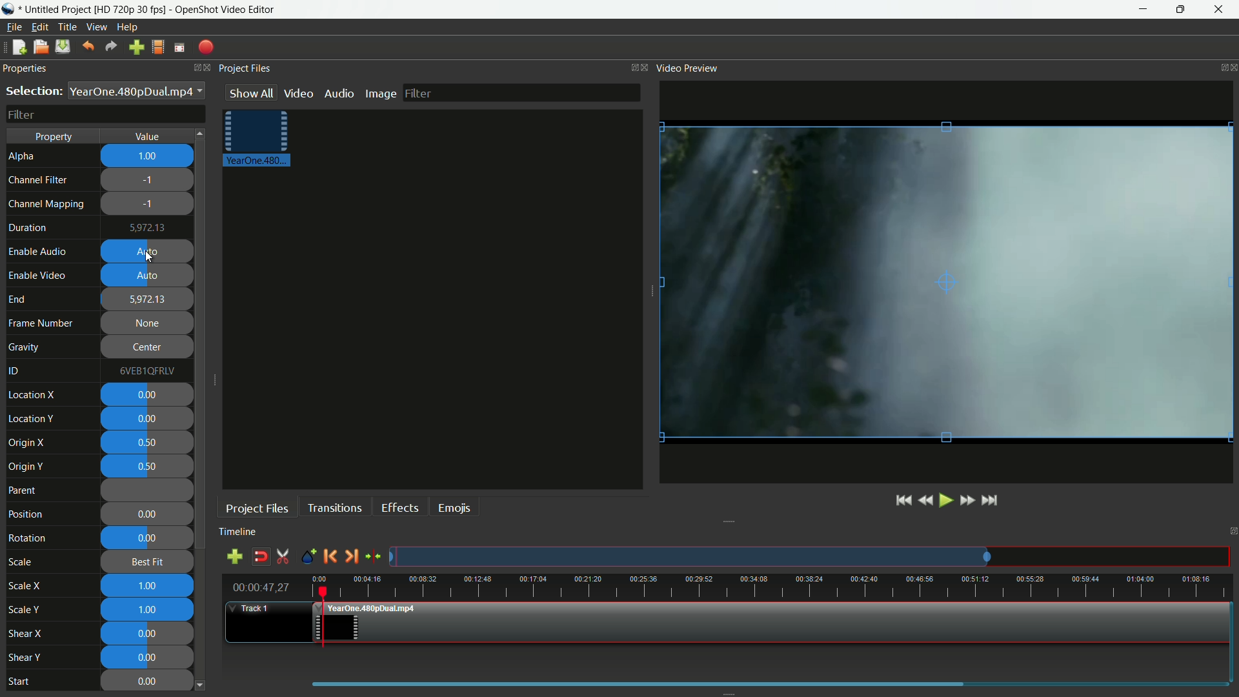  I want to click on 1.00, so click(148, 587).